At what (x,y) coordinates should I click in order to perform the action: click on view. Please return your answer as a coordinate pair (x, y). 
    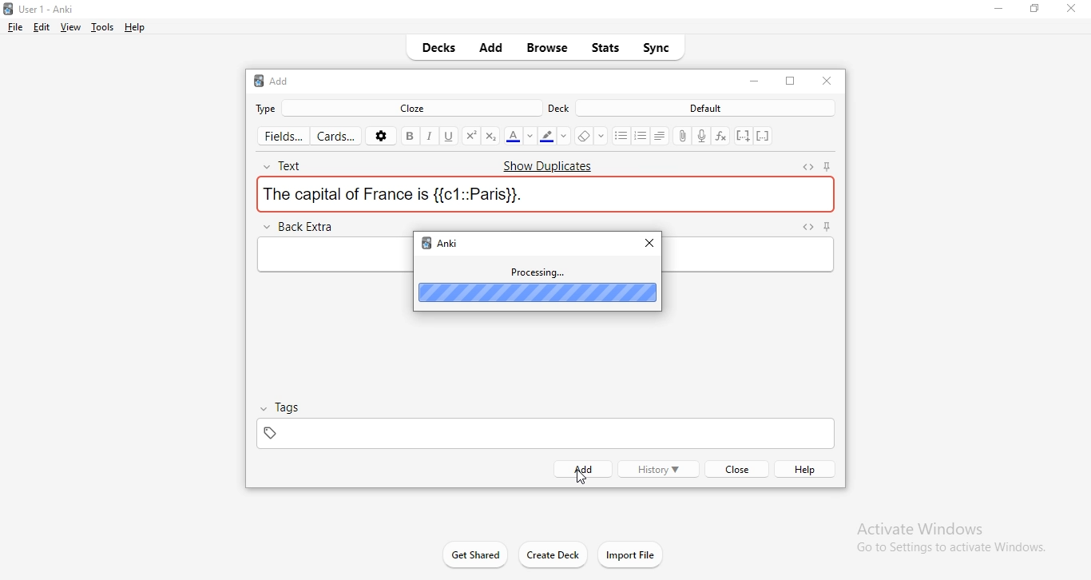
    Looking at the image, I should click on (71, 27).